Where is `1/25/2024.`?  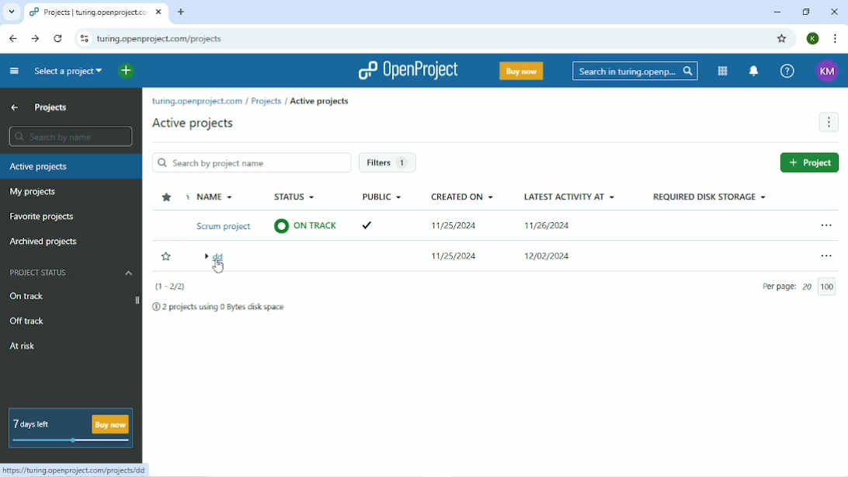 1/25/2024. is located at coordinates (455, 256).